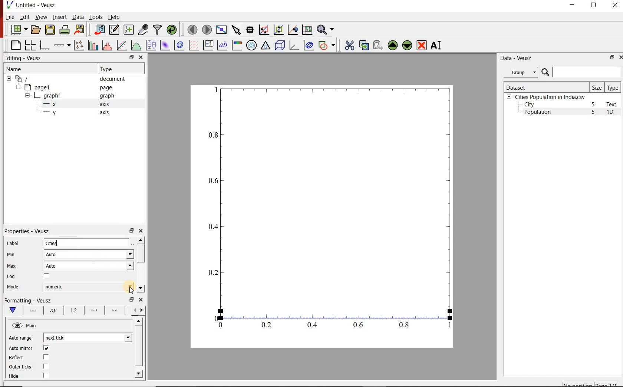 Image resolution: width=623 pixels, height=387 pixels. What do you see at coordinates (128, 30) in the screenshot?
I see `create new datasets using available options` at bounding box center [128, 30].